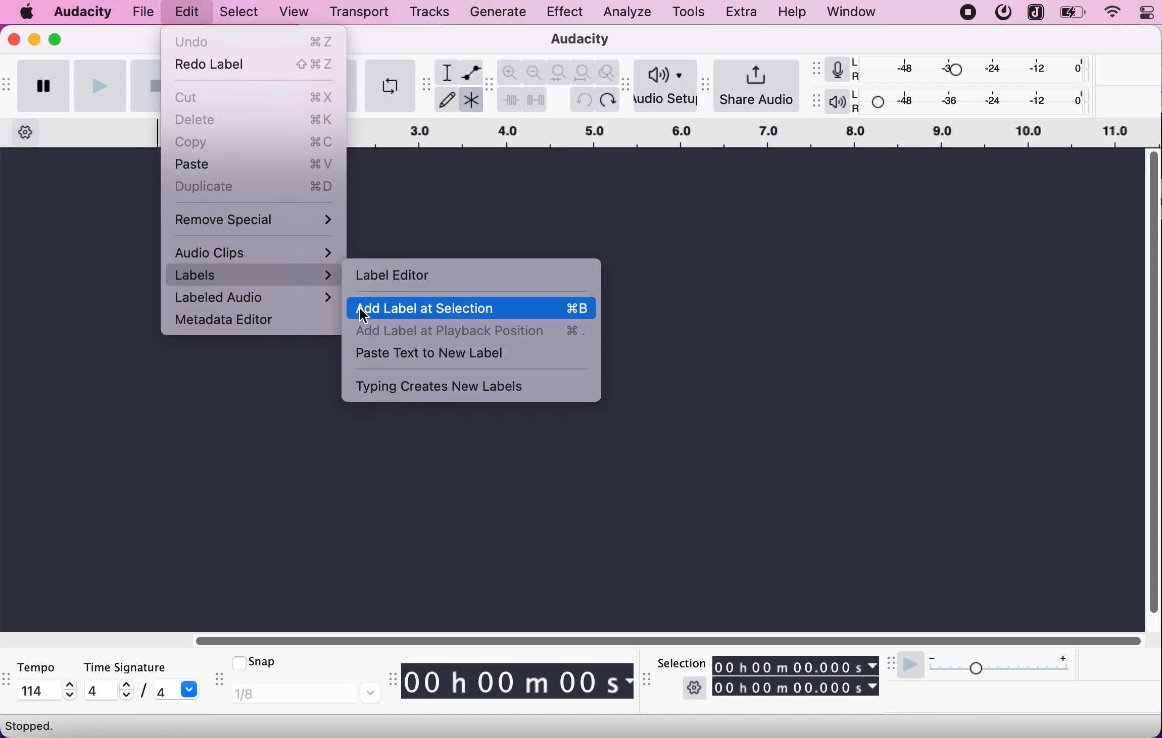  Describe the element at coordinates (31, 725) in the screenshot. I see `stopped` at that location.